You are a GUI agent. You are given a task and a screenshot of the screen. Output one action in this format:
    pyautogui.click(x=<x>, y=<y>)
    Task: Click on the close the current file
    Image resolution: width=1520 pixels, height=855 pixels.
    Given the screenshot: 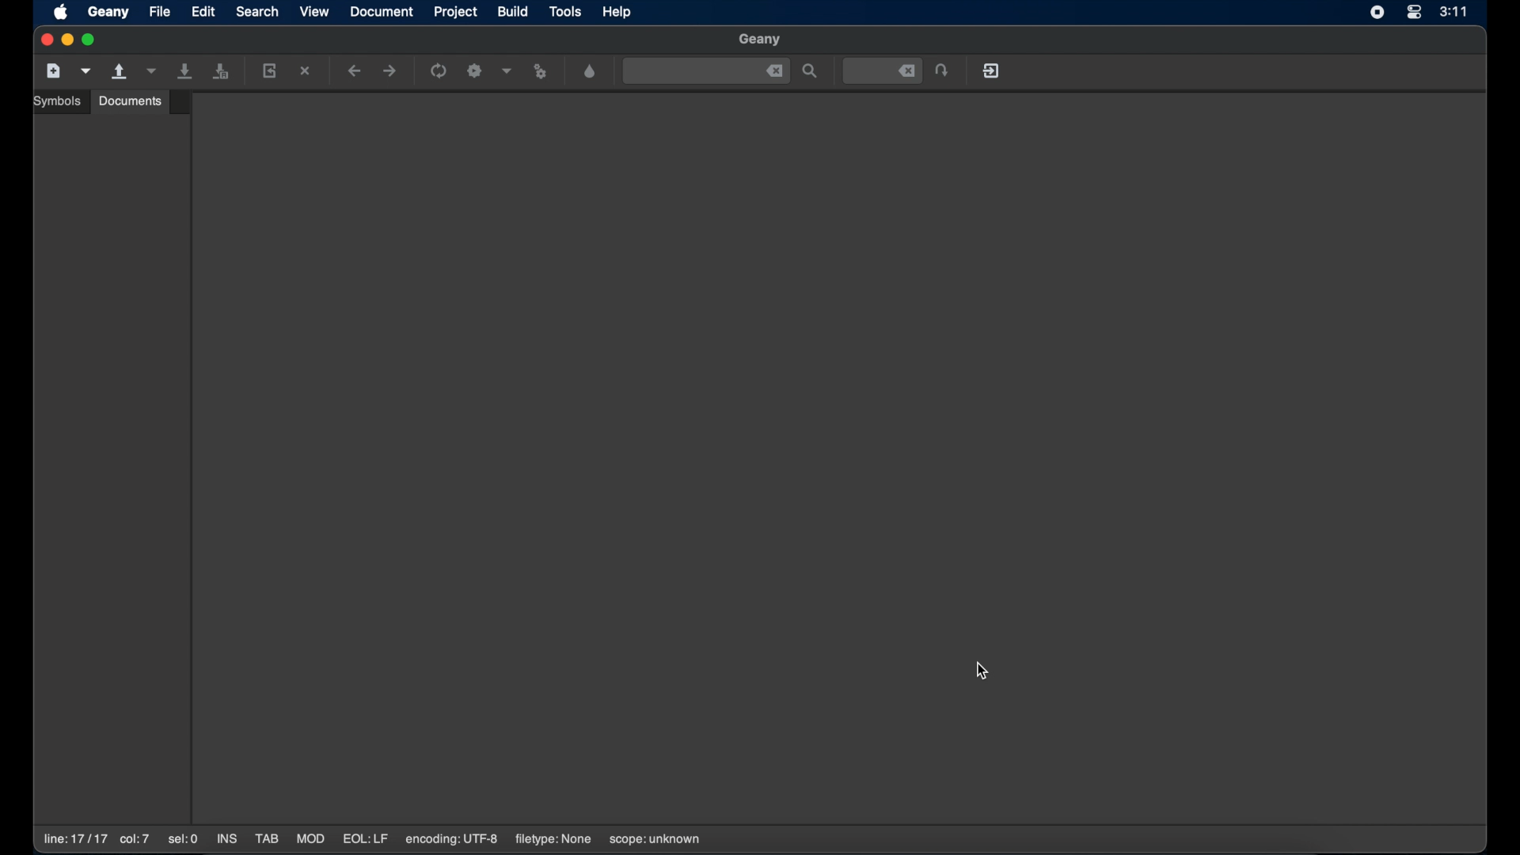 What is the action you would take?
    pyautogui.click(x=306, y=72)
    